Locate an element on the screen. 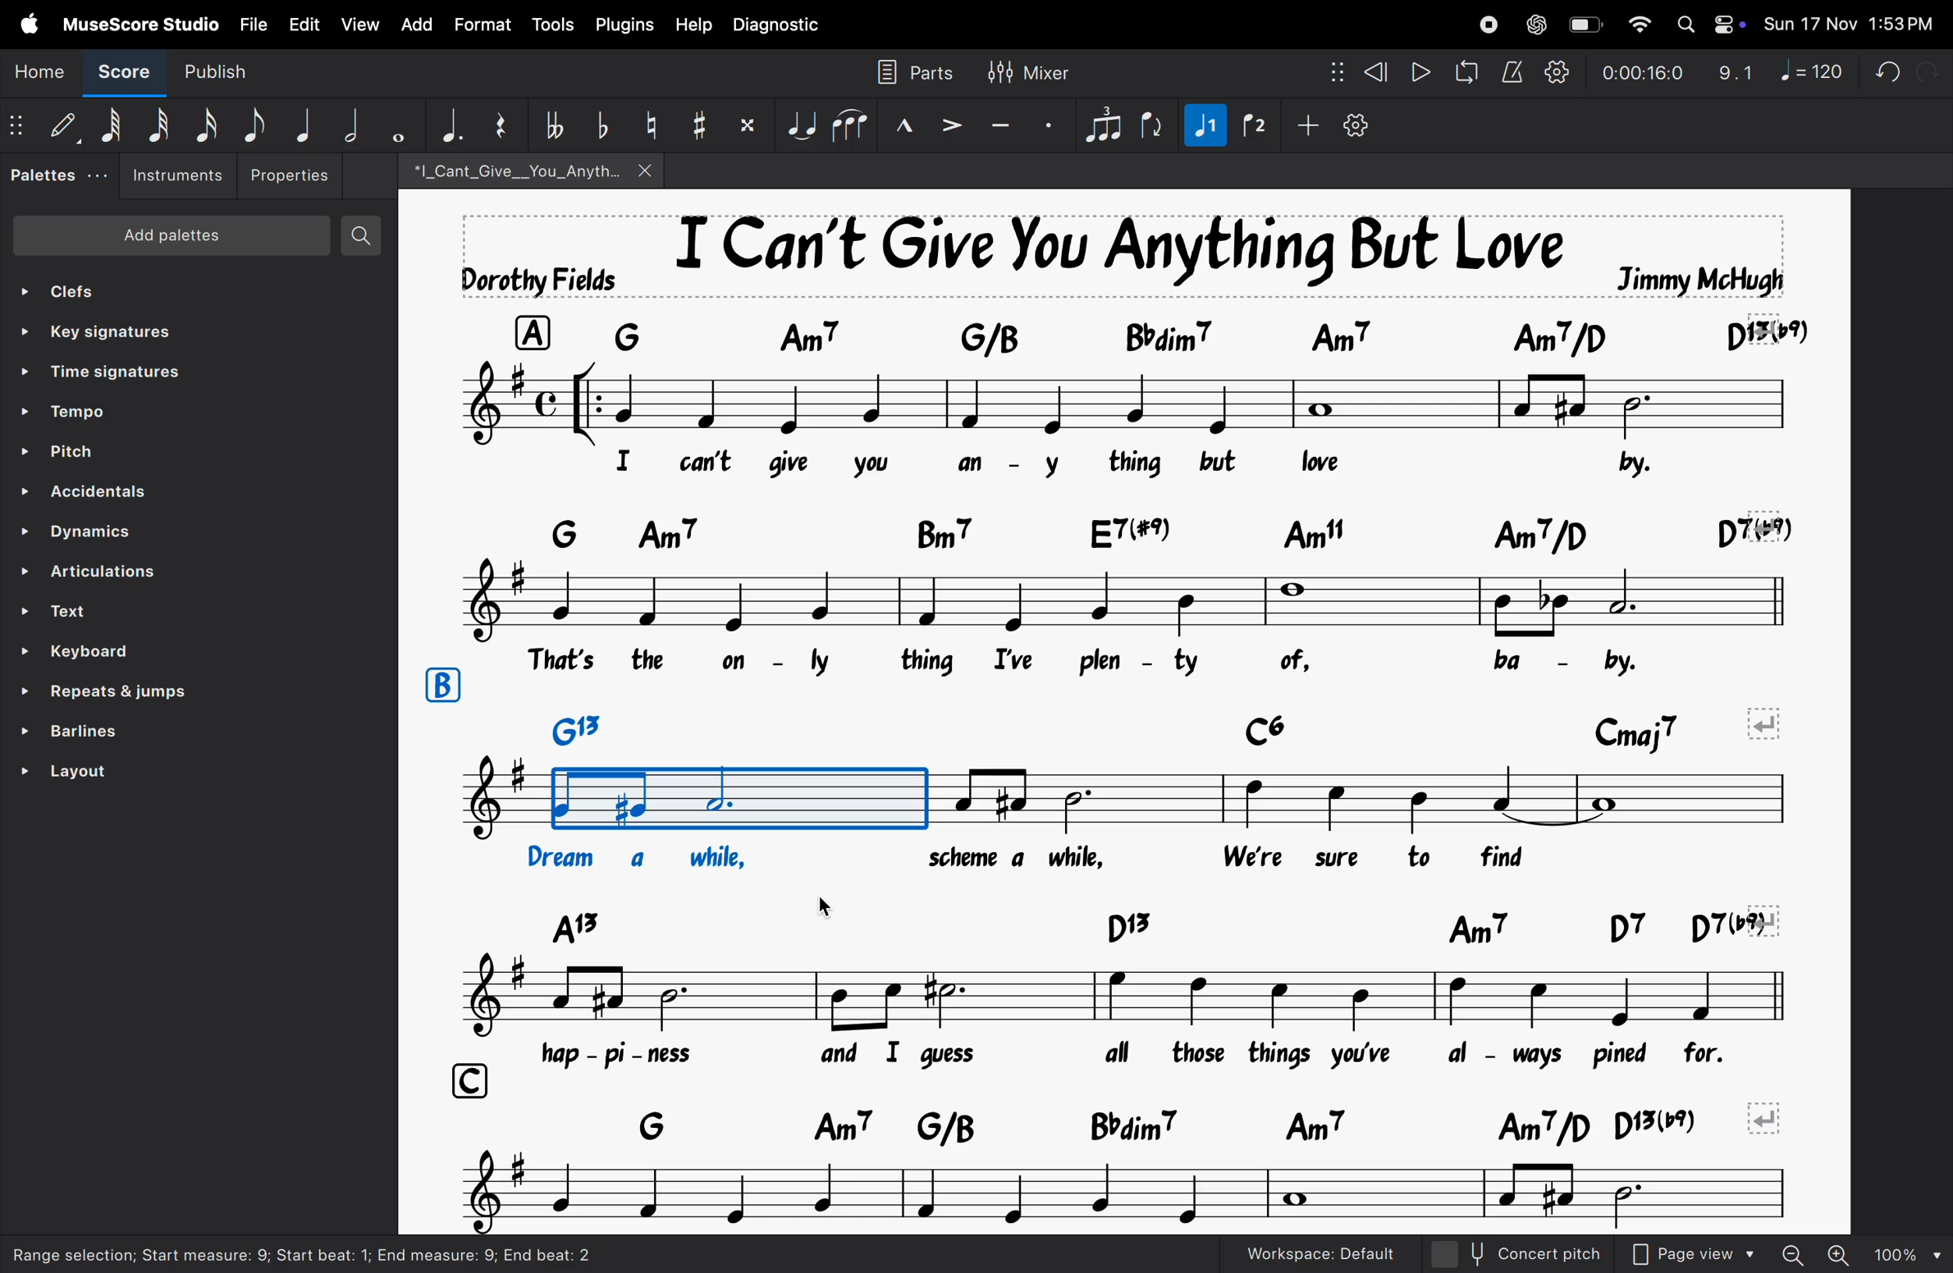  Home is located at coordinates (41, 71).